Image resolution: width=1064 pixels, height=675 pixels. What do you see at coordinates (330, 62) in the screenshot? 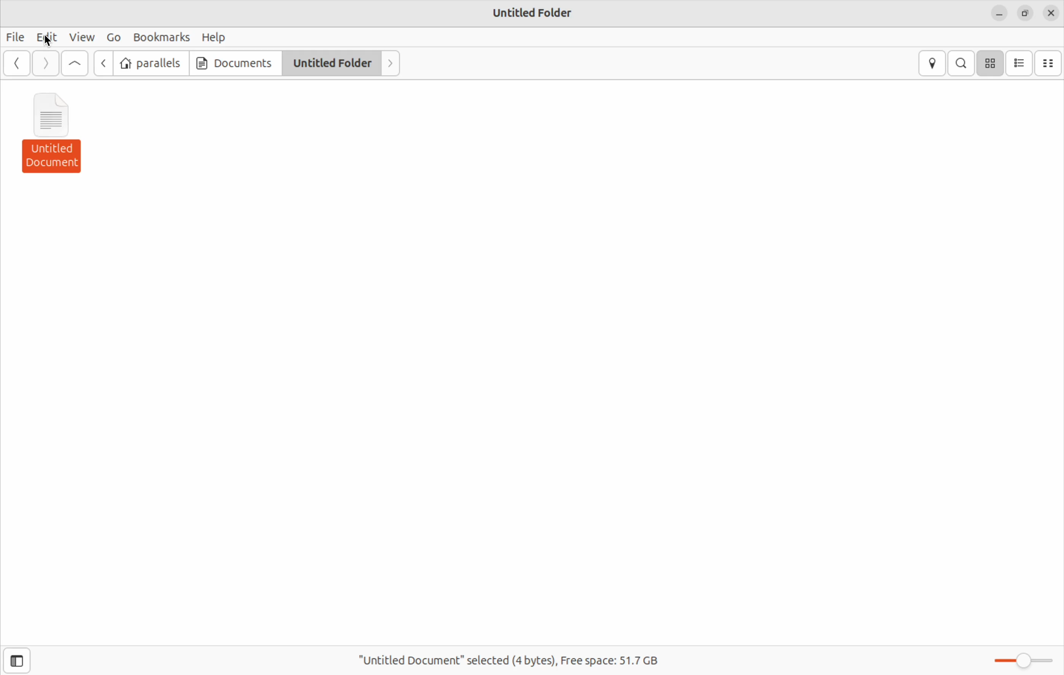
I see `untitled folder` at bounding box center [330, 62].